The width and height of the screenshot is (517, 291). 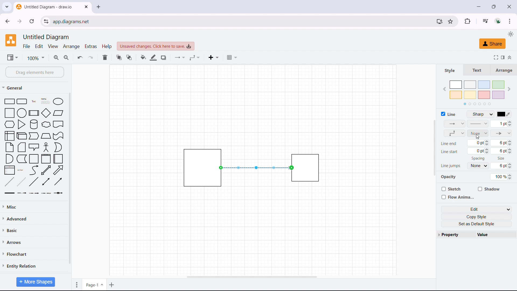 I want to click on maximize, so click(x=495, y=6).